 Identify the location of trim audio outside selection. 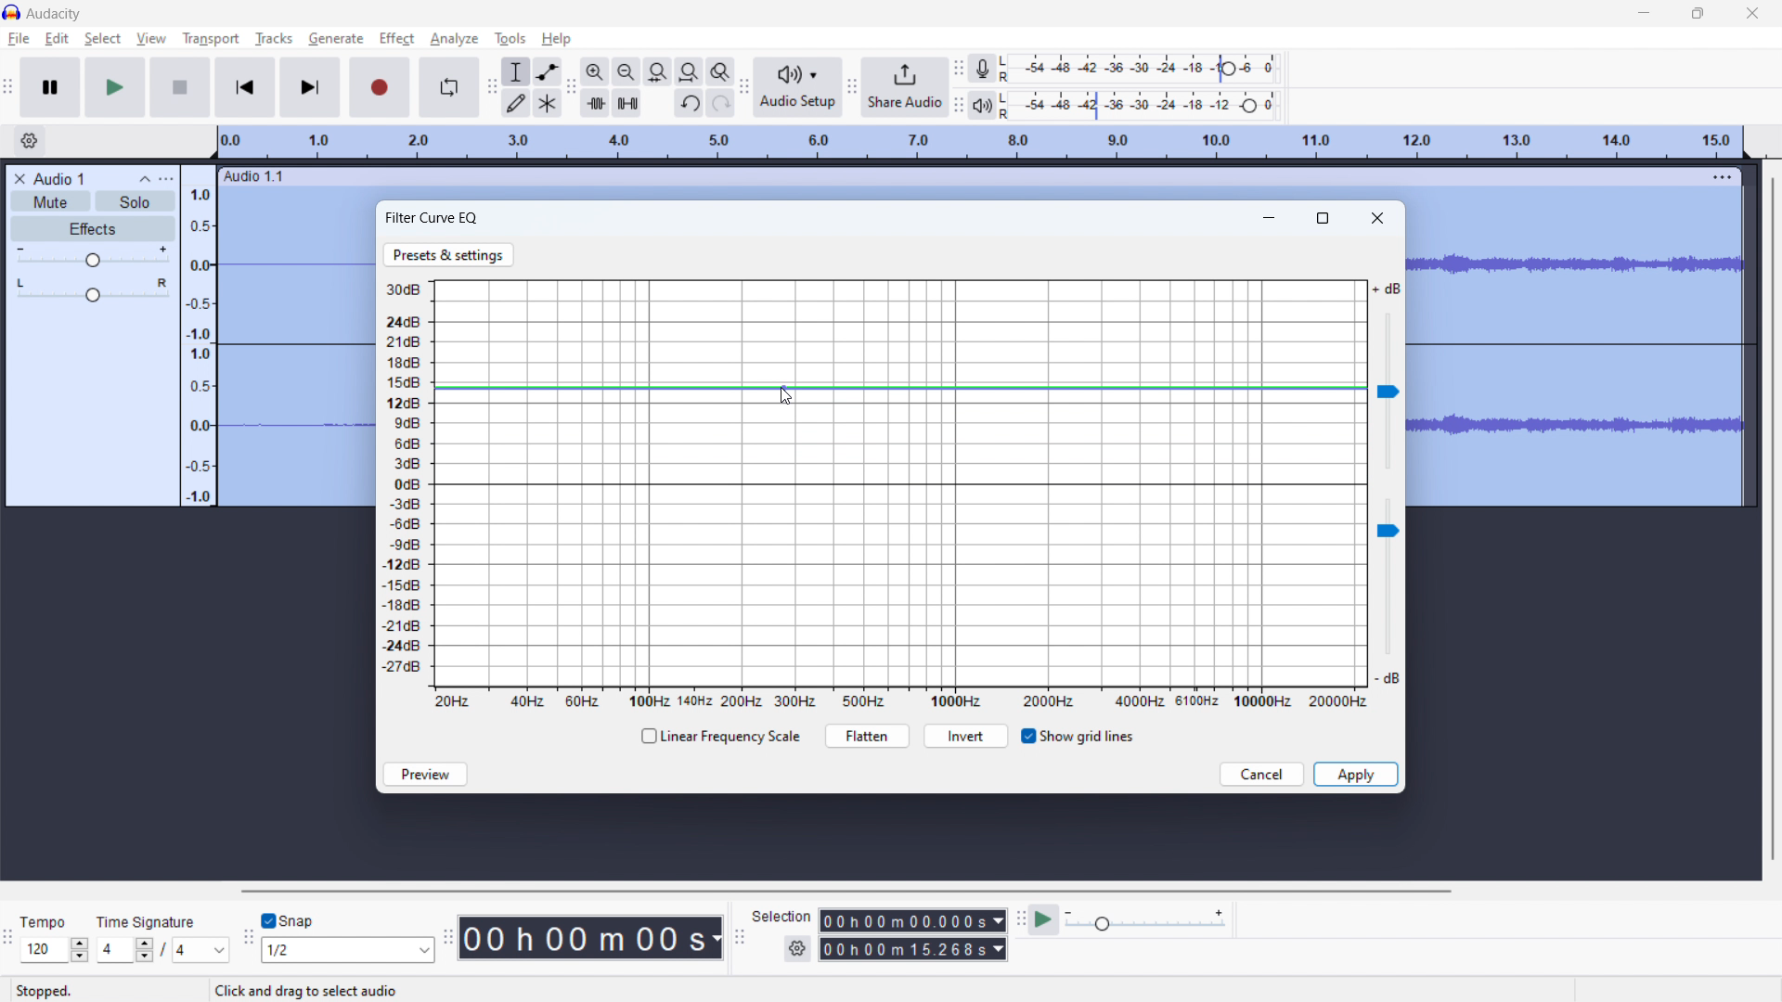
(595, 102).